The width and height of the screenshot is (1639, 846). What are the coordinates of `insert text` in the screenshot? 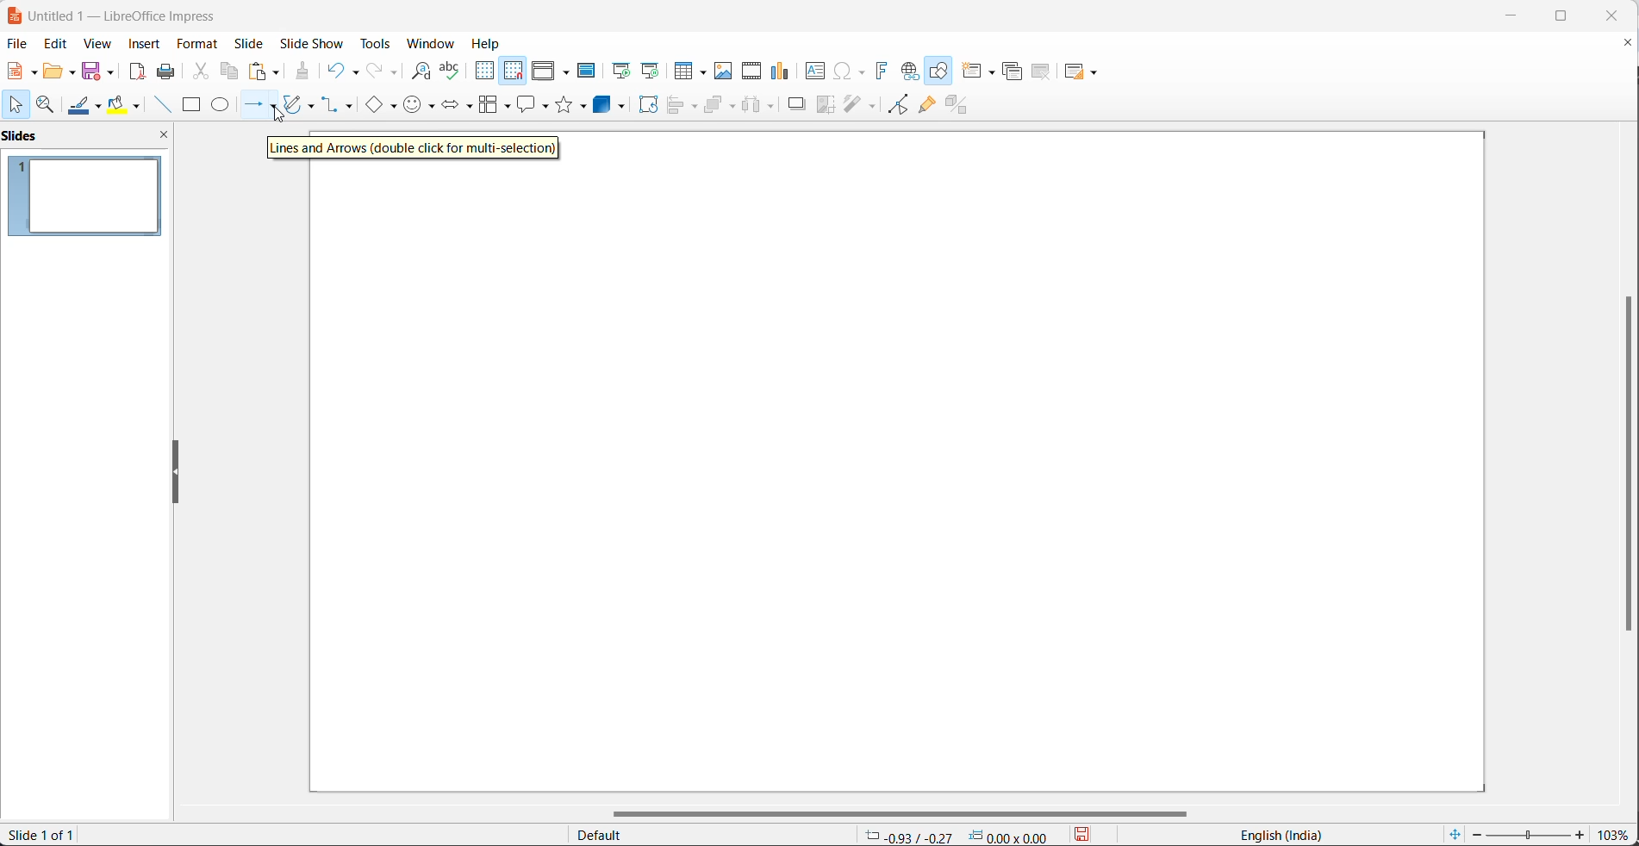 It's located at (812, 70).